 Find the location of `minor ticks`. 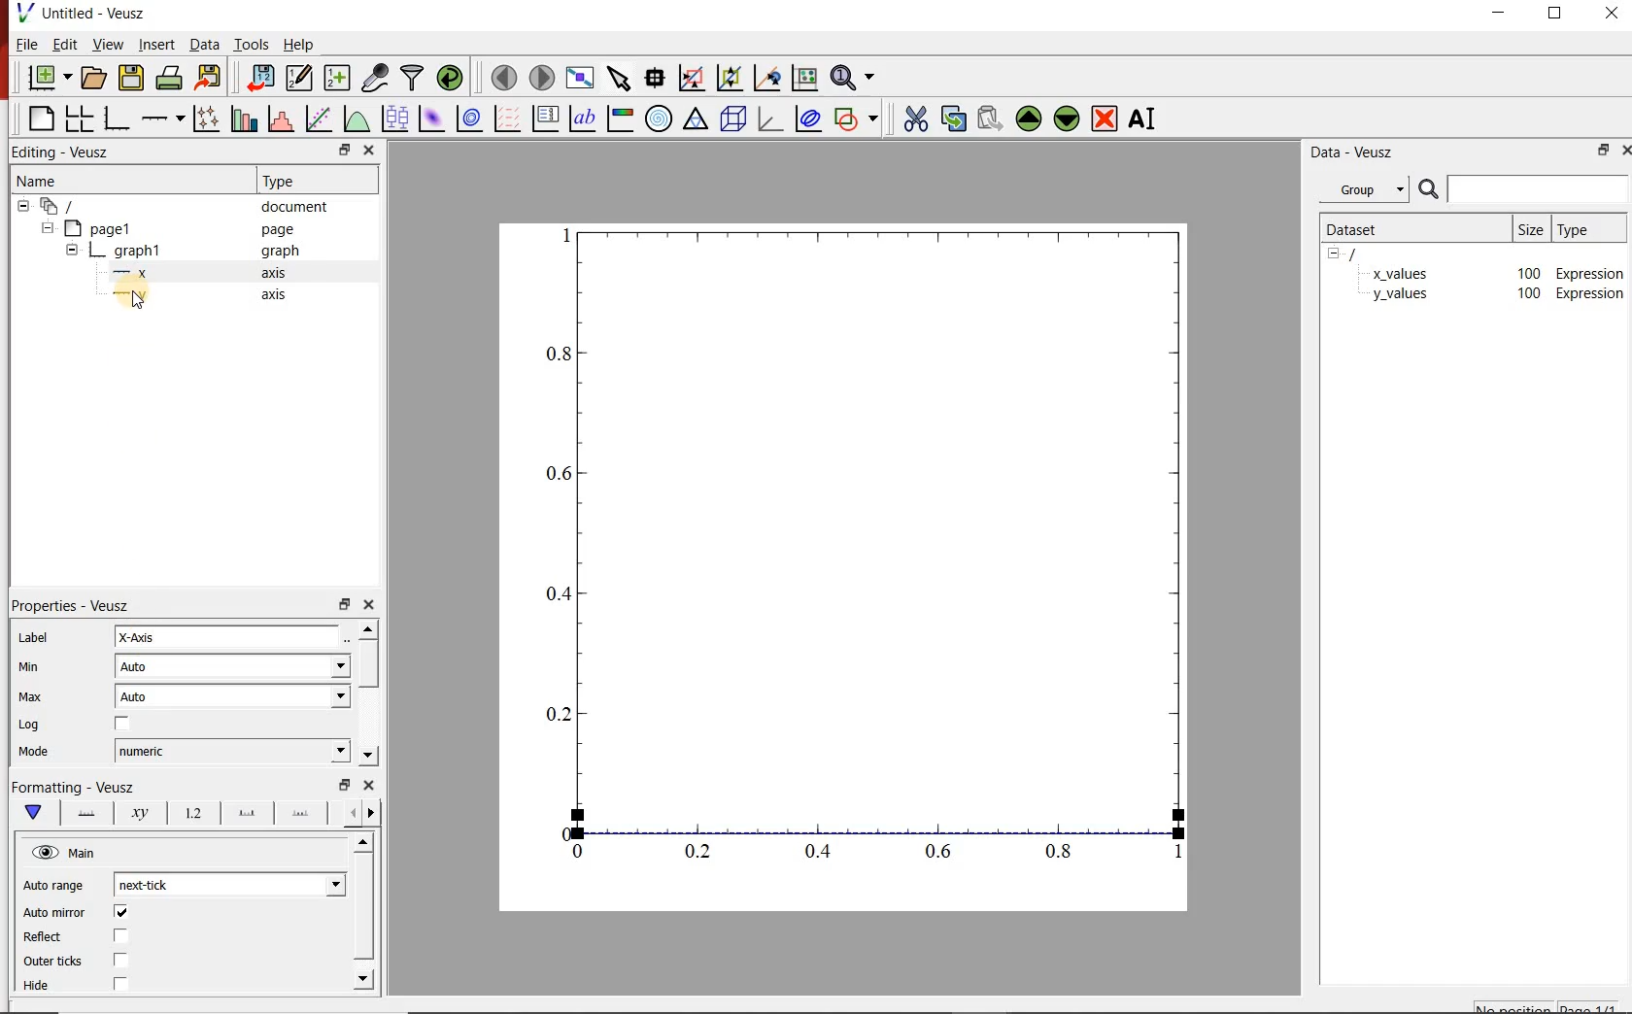

minor ticks is located at coordinates (303, 813).